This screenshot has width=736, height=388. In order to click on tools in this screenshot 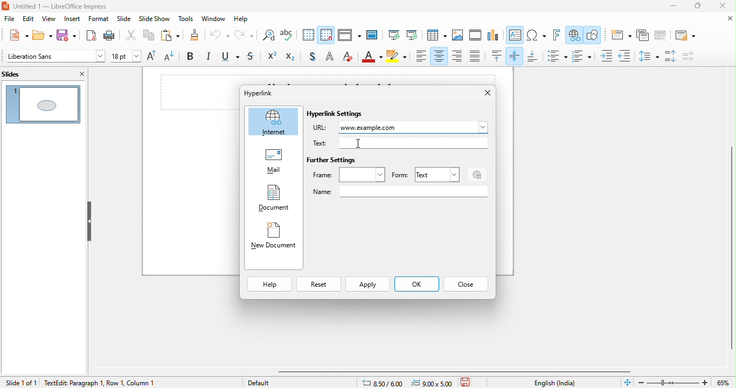, I will do `click(185, 19)`.